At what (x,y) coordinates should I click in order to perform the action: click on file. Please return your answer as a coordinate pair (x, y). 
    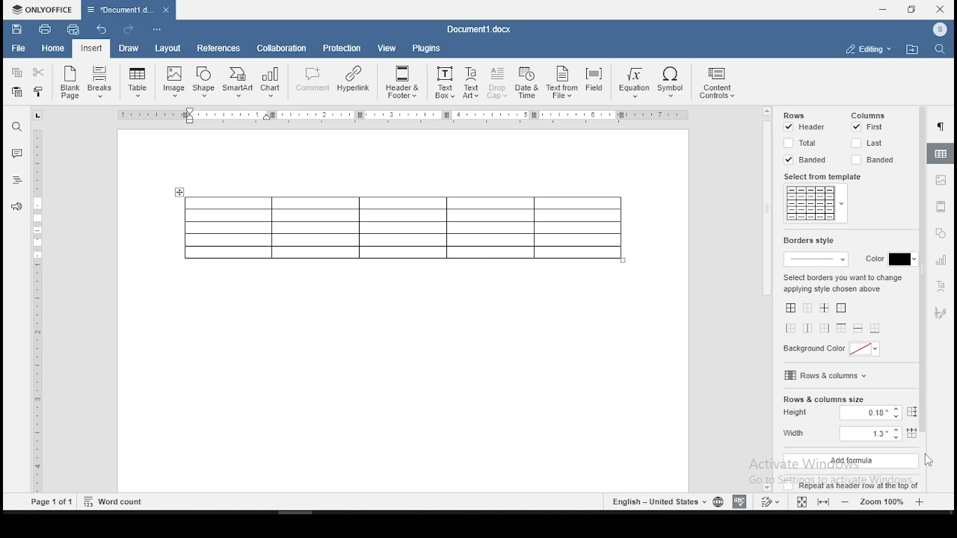
    Looking at the image, I should click on (20, 49).